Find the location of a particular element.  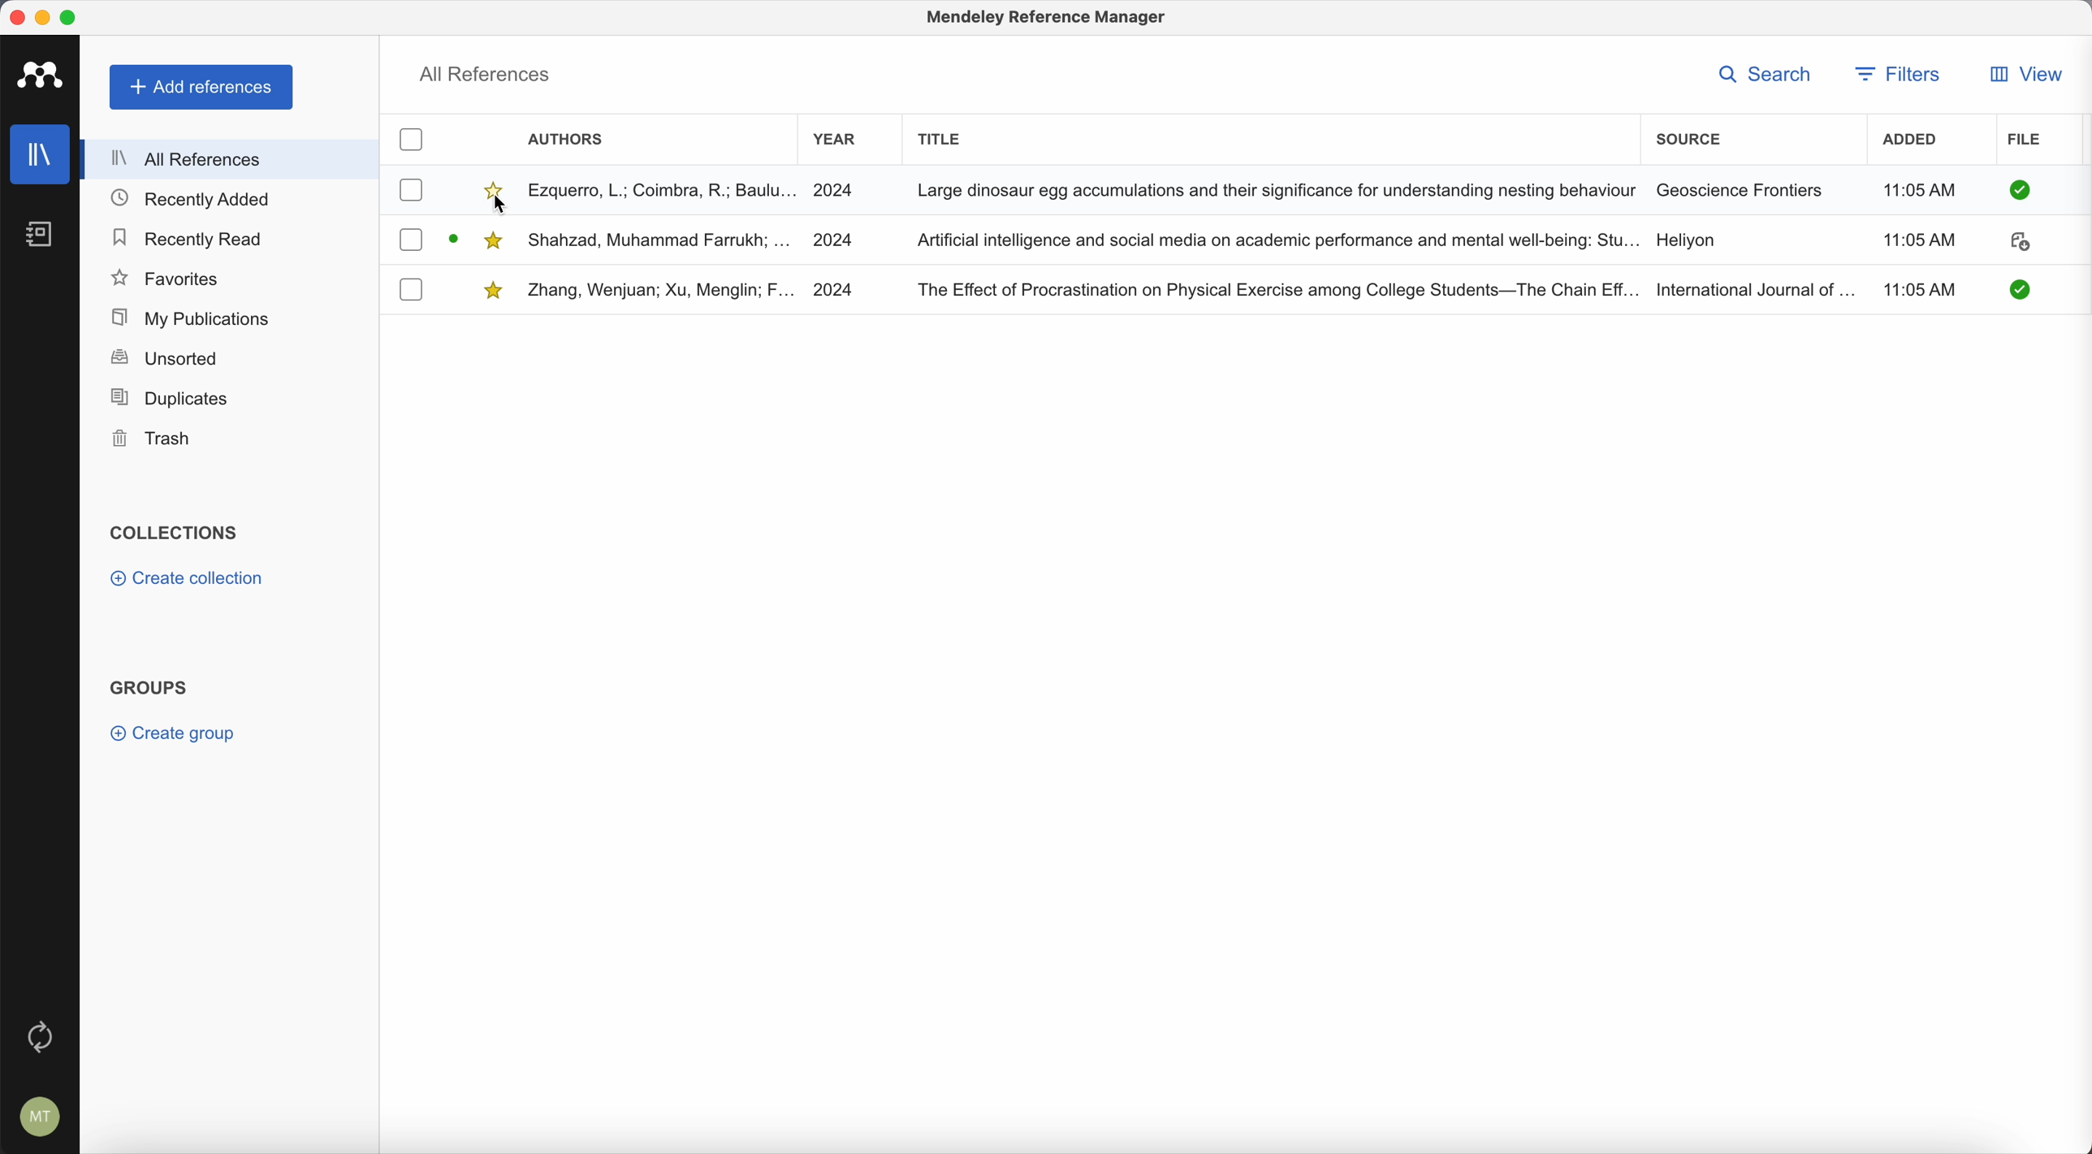

Large dinosaur egg accumulations and their significance for understanding nesting behaviour is located at coordinates (1275, 188).